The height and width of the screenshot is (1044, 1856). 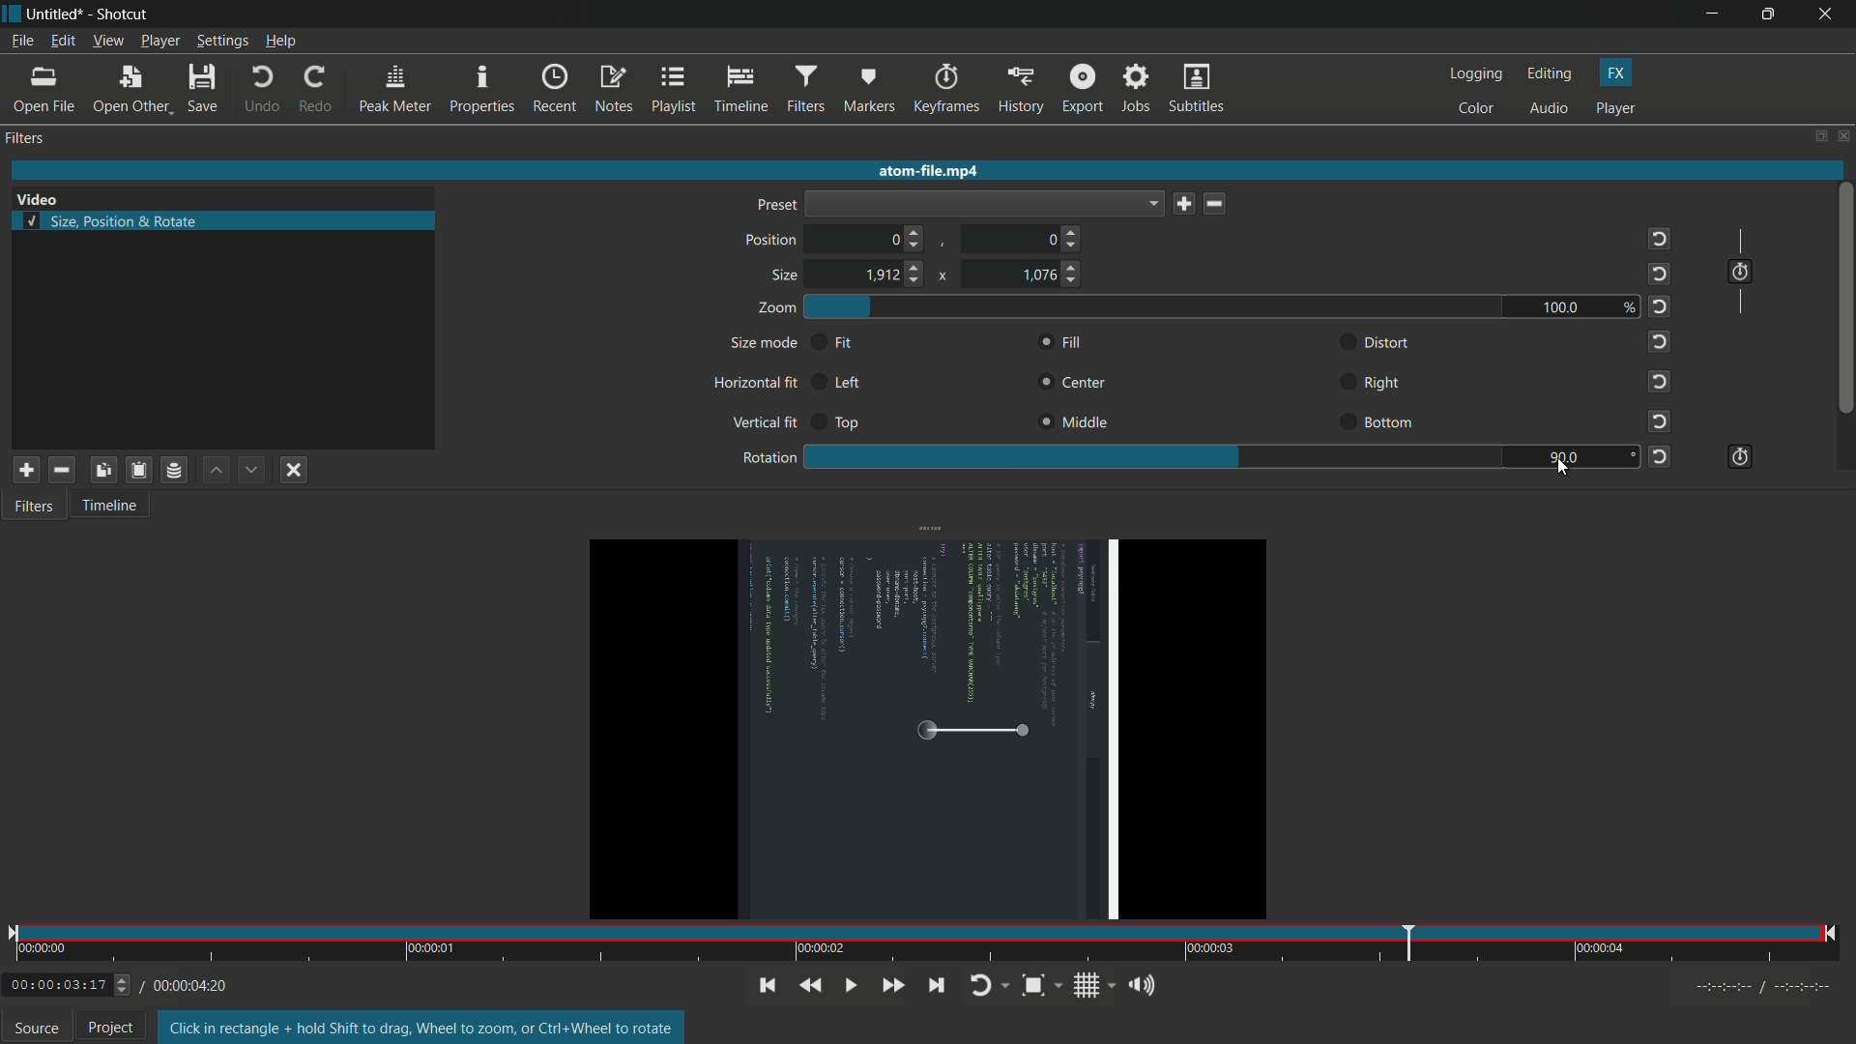 What do you see at coordinates (64, 986) in the screenshot?
I see `/00:00:03:17` at bounding box center [64, 986].